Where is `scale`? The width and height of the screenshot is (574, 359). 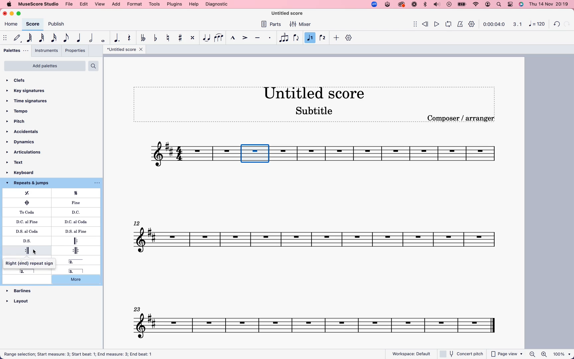 scale is located at coordinates (516, 24).